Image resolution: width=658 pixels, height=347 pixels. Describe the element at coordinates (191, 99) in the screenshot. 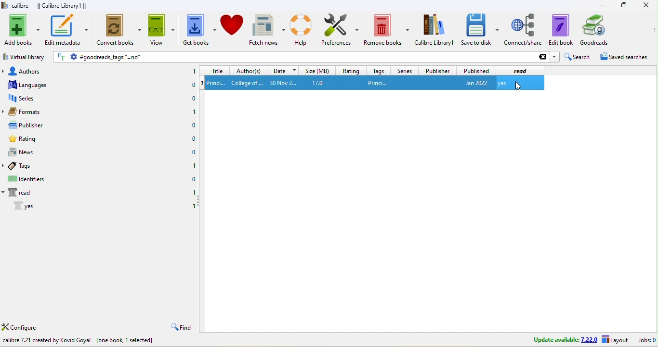

I see `0` at that location.